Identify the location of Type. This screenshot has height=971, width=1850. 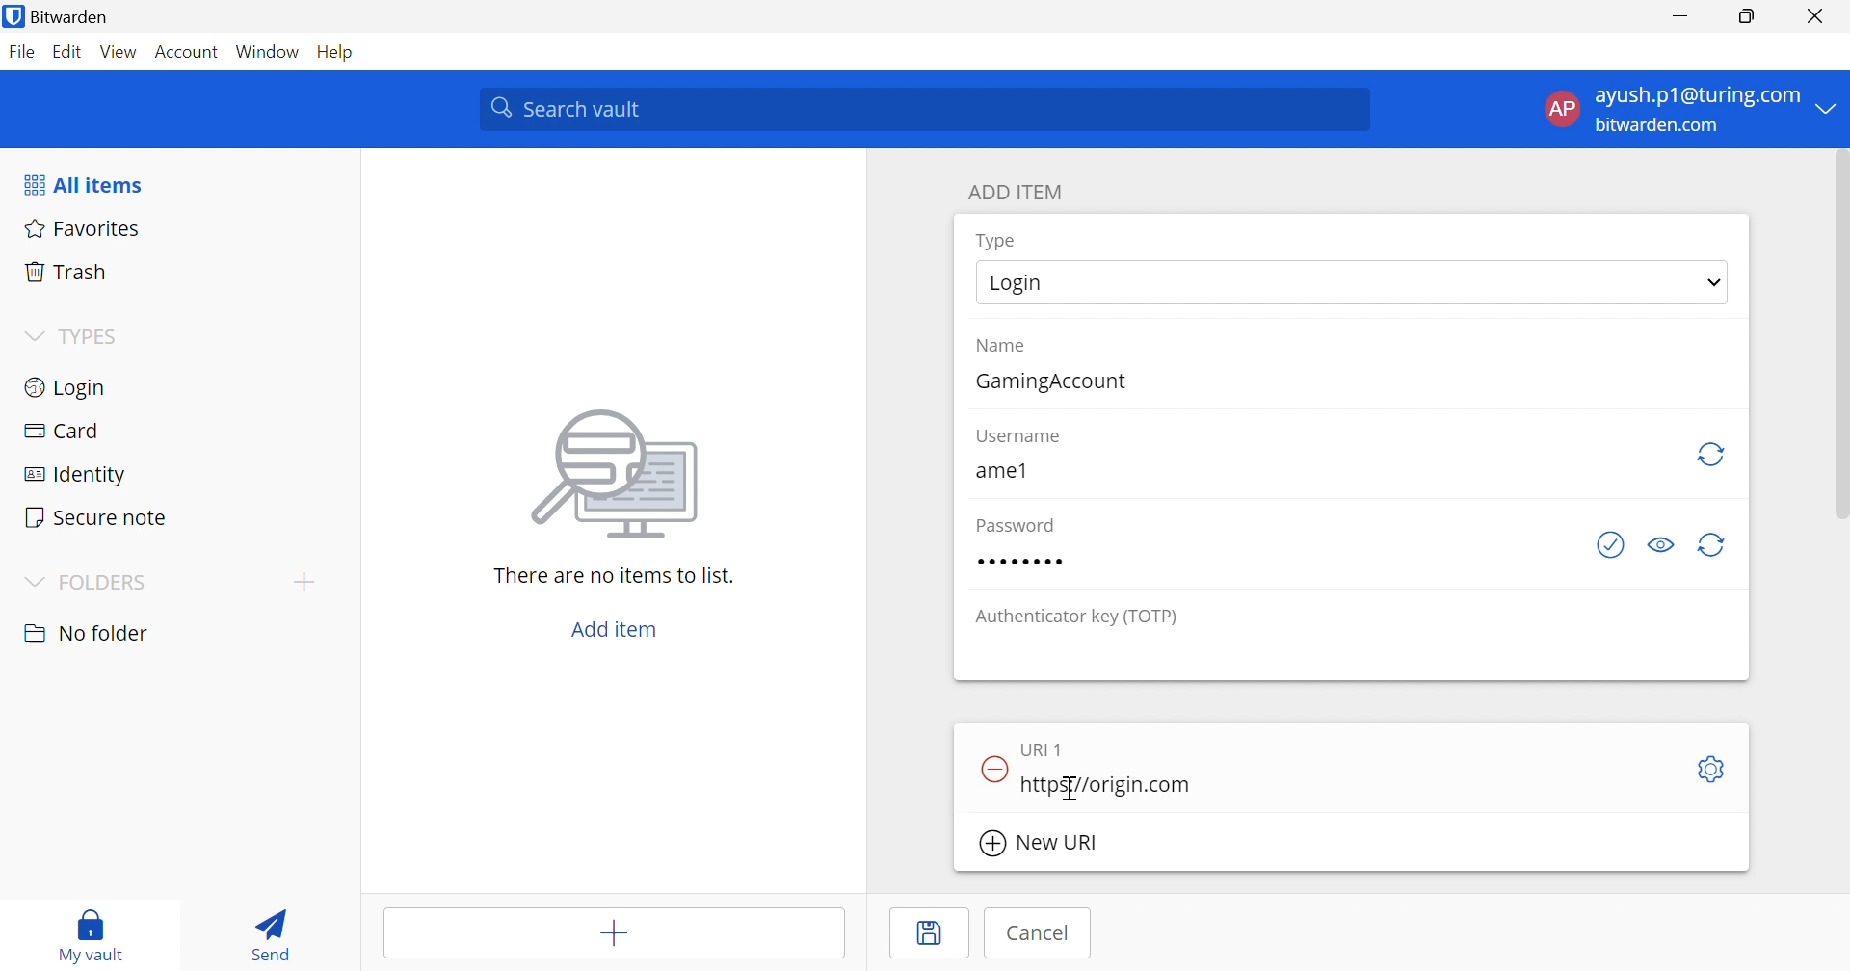
(1002, 240).